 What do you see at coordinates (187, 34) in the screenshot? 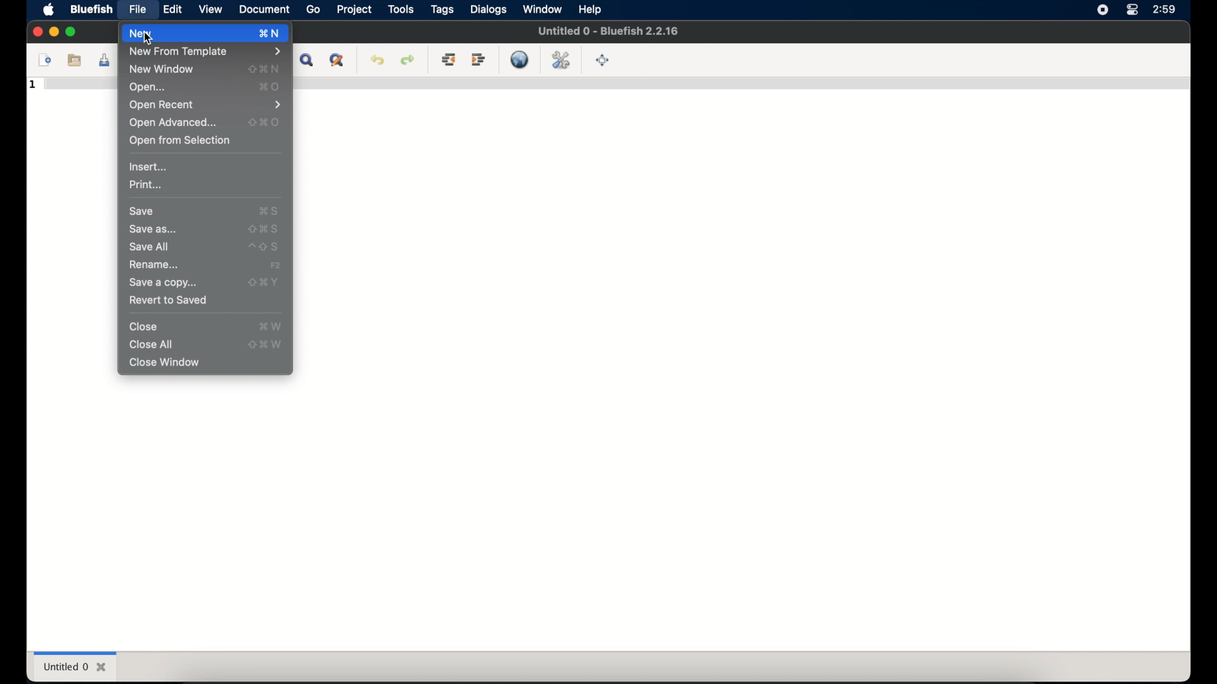
I see `new` at bounding box center [187, 34].